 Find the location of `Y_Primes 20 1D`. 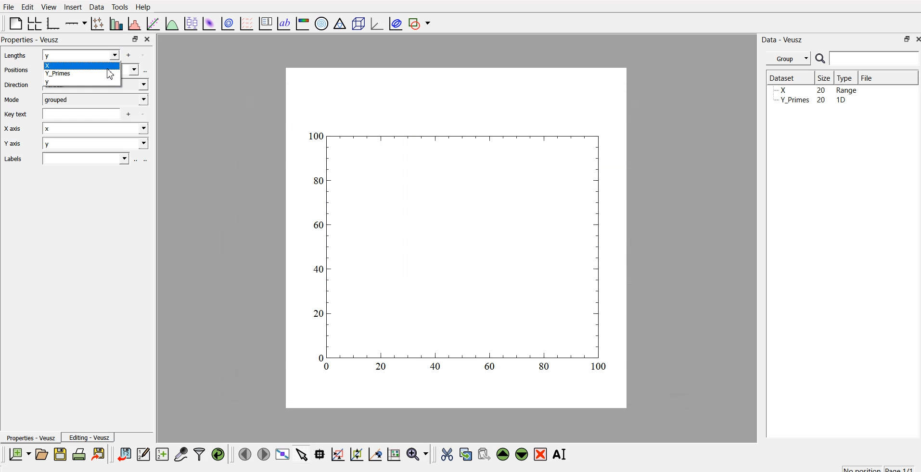

Y_Primes 20 1D is located at coordinates (809, 91).